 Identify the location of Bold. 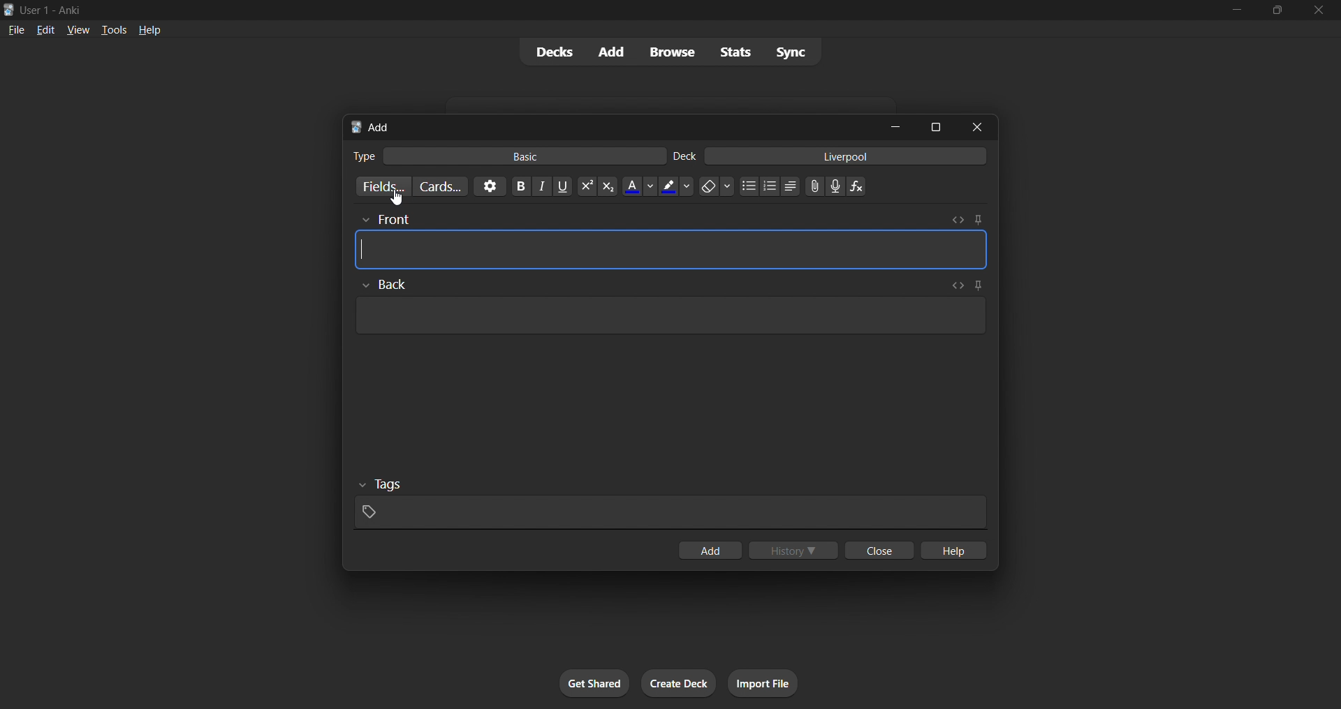
(520, 186).